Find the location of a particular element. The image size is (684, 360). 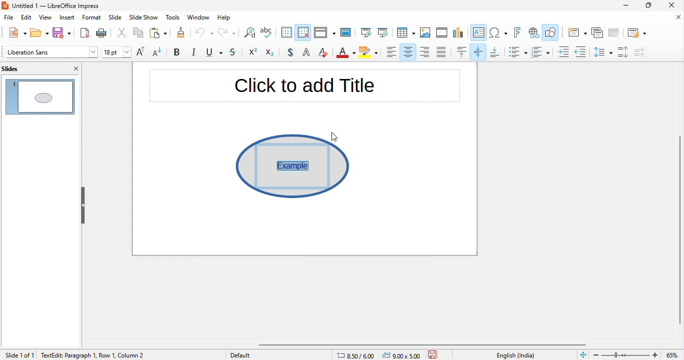

hide is located at coordinates (83, 205).